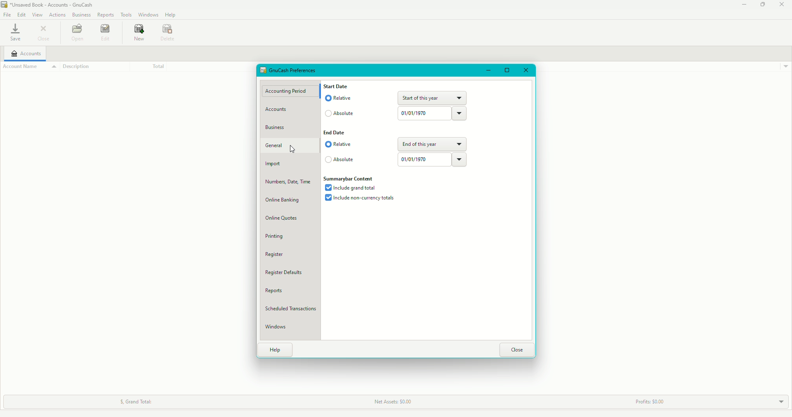  What do you see at coordinates (75, 32) in the screenshot?
I see `Open` at bounding box center [75, 32].